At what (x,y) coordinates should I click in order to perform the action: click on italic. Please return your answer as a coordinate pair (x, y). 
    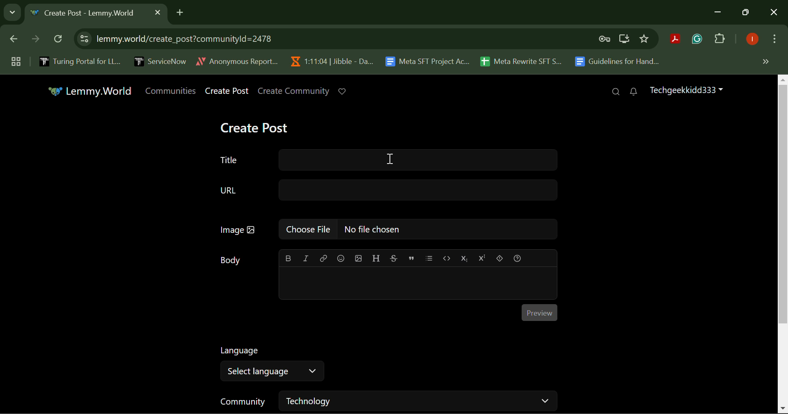
    Looking at the image, I should click on (305, 257).